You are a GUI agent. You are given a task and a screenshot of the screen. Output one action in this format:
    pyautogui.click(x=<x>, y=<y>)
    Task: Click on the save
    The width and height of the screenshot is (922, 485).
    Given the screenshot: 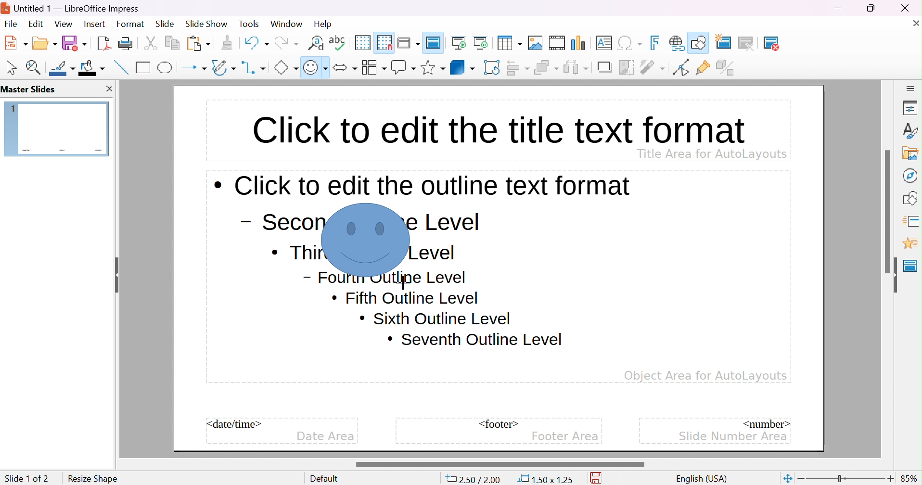 What is the action you would take?
    pyautogui.click(x=599, y=478)
    